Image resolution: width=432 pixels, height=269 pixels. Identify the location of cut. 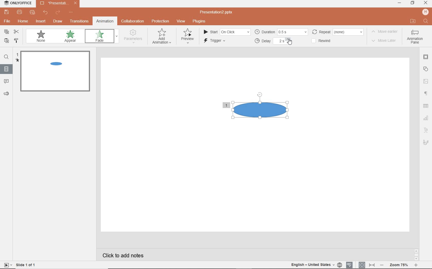
(16, 32).